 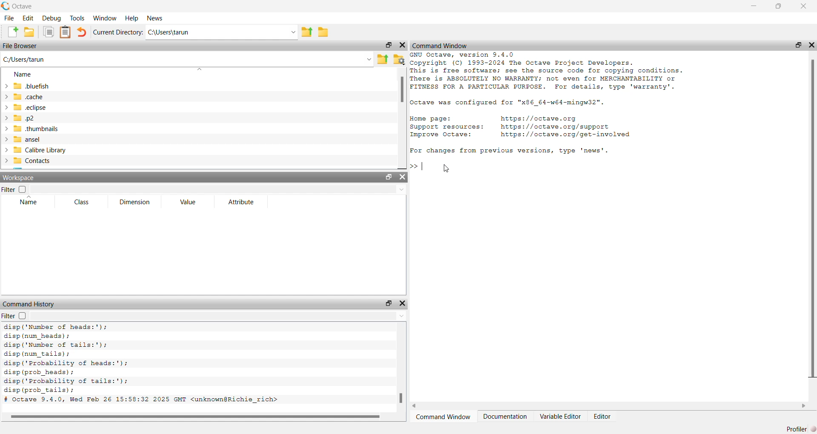 I want to click on Attribute, so click(x=240, y=203).